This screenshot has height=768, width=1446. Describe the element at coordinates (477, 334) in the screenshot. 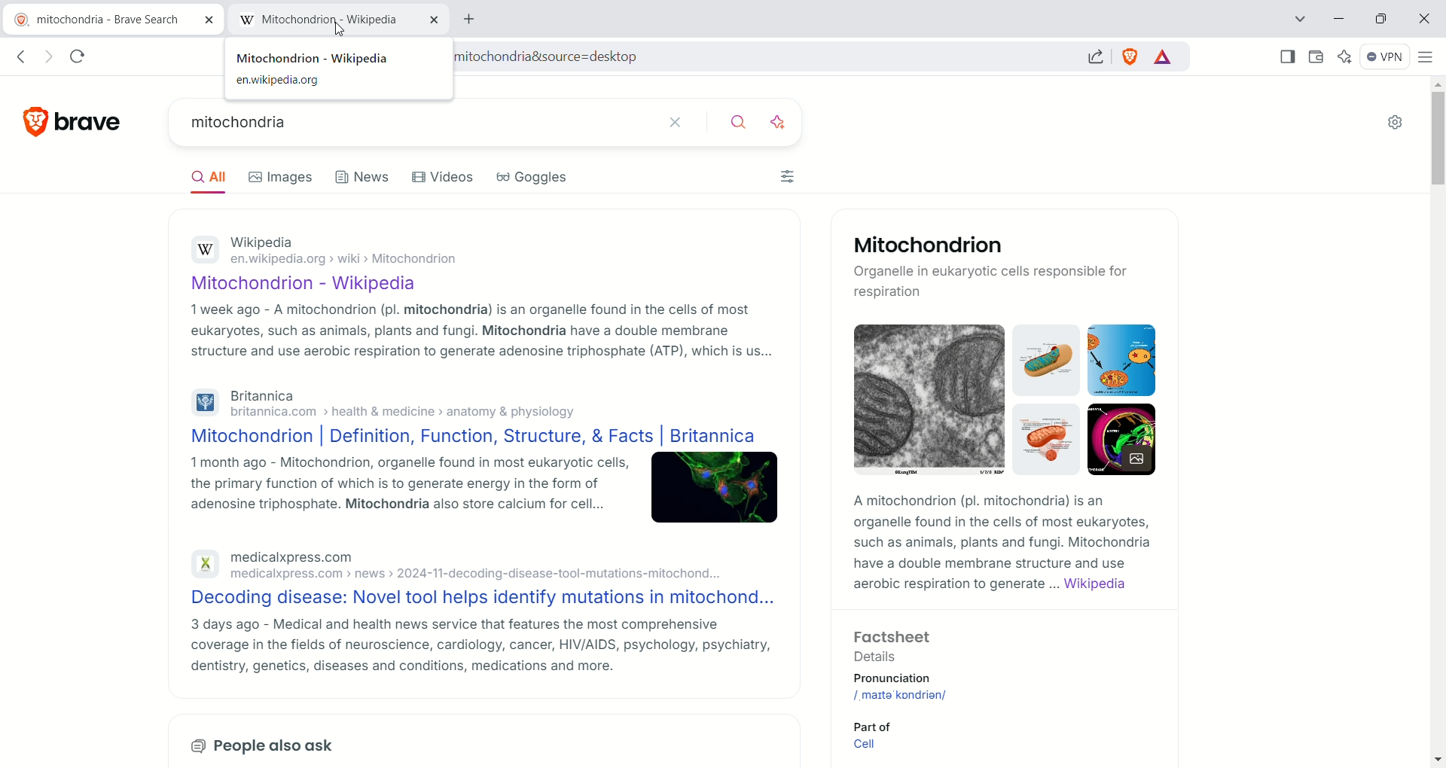

I see `1 week ago - A mitochondrion (pl. mitochondria) is an organelle found in the cells of most
eukaryotes, such as animals, plants and fungi. Mitochondria have a double membrane
structure and use aerobic respiration to generate adenosine triphosphate (ATP), which is us...` at that location.